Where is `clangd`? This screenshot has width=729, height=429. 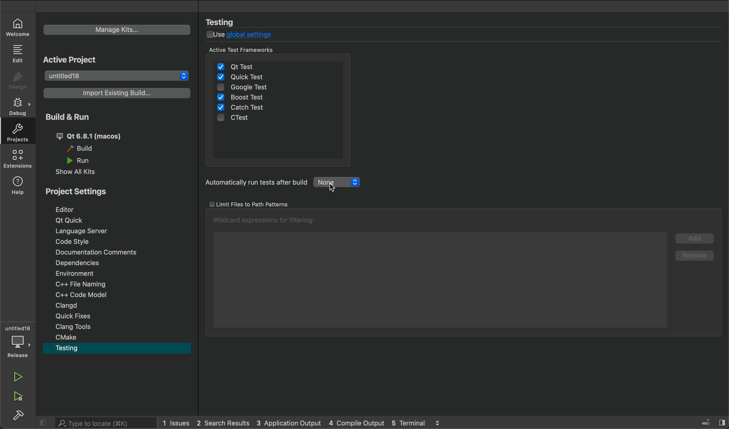
clangd is located at coordinates (78, 305).